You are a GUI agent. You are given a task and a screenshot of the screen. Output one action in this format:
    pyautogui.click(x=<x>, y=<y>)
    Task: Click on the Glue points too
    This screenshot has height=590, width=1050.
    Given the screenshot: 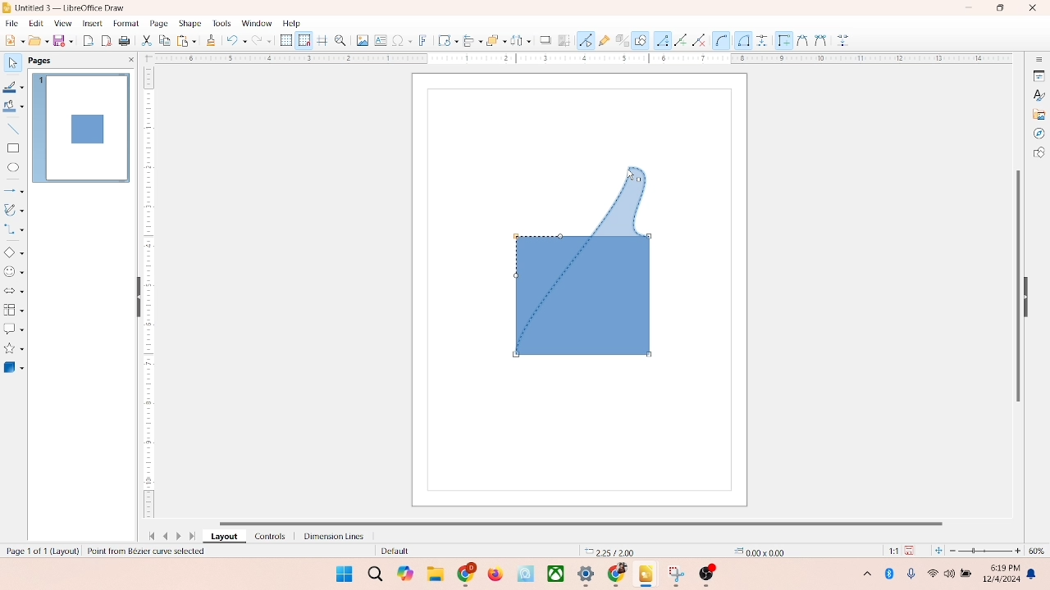 What is the action you would take?
    pyautogui.click(x=844, y=41)
    